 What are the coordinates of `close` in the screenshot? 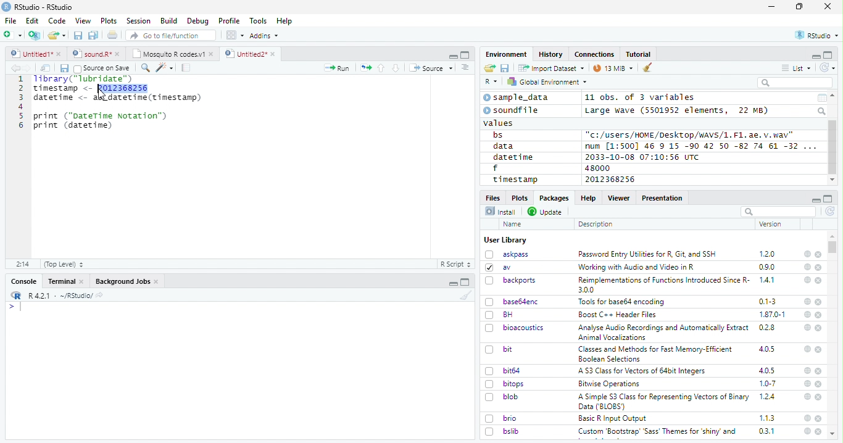 It's located at (818, 431).